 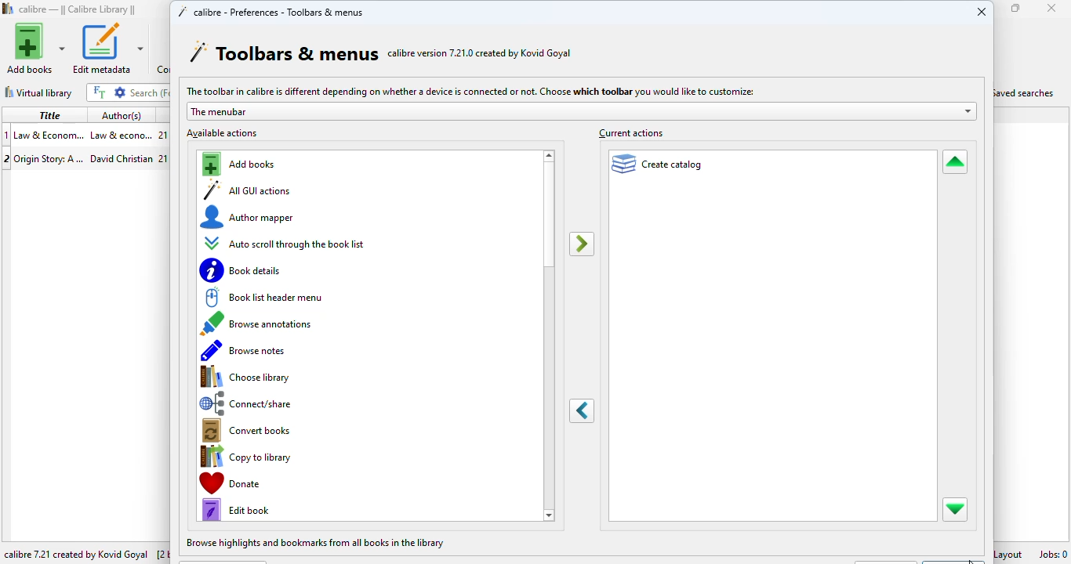 What do you see at coordinates (84, 157) in the screenshot?
I see `book 2` at bounding box center [84, 157].